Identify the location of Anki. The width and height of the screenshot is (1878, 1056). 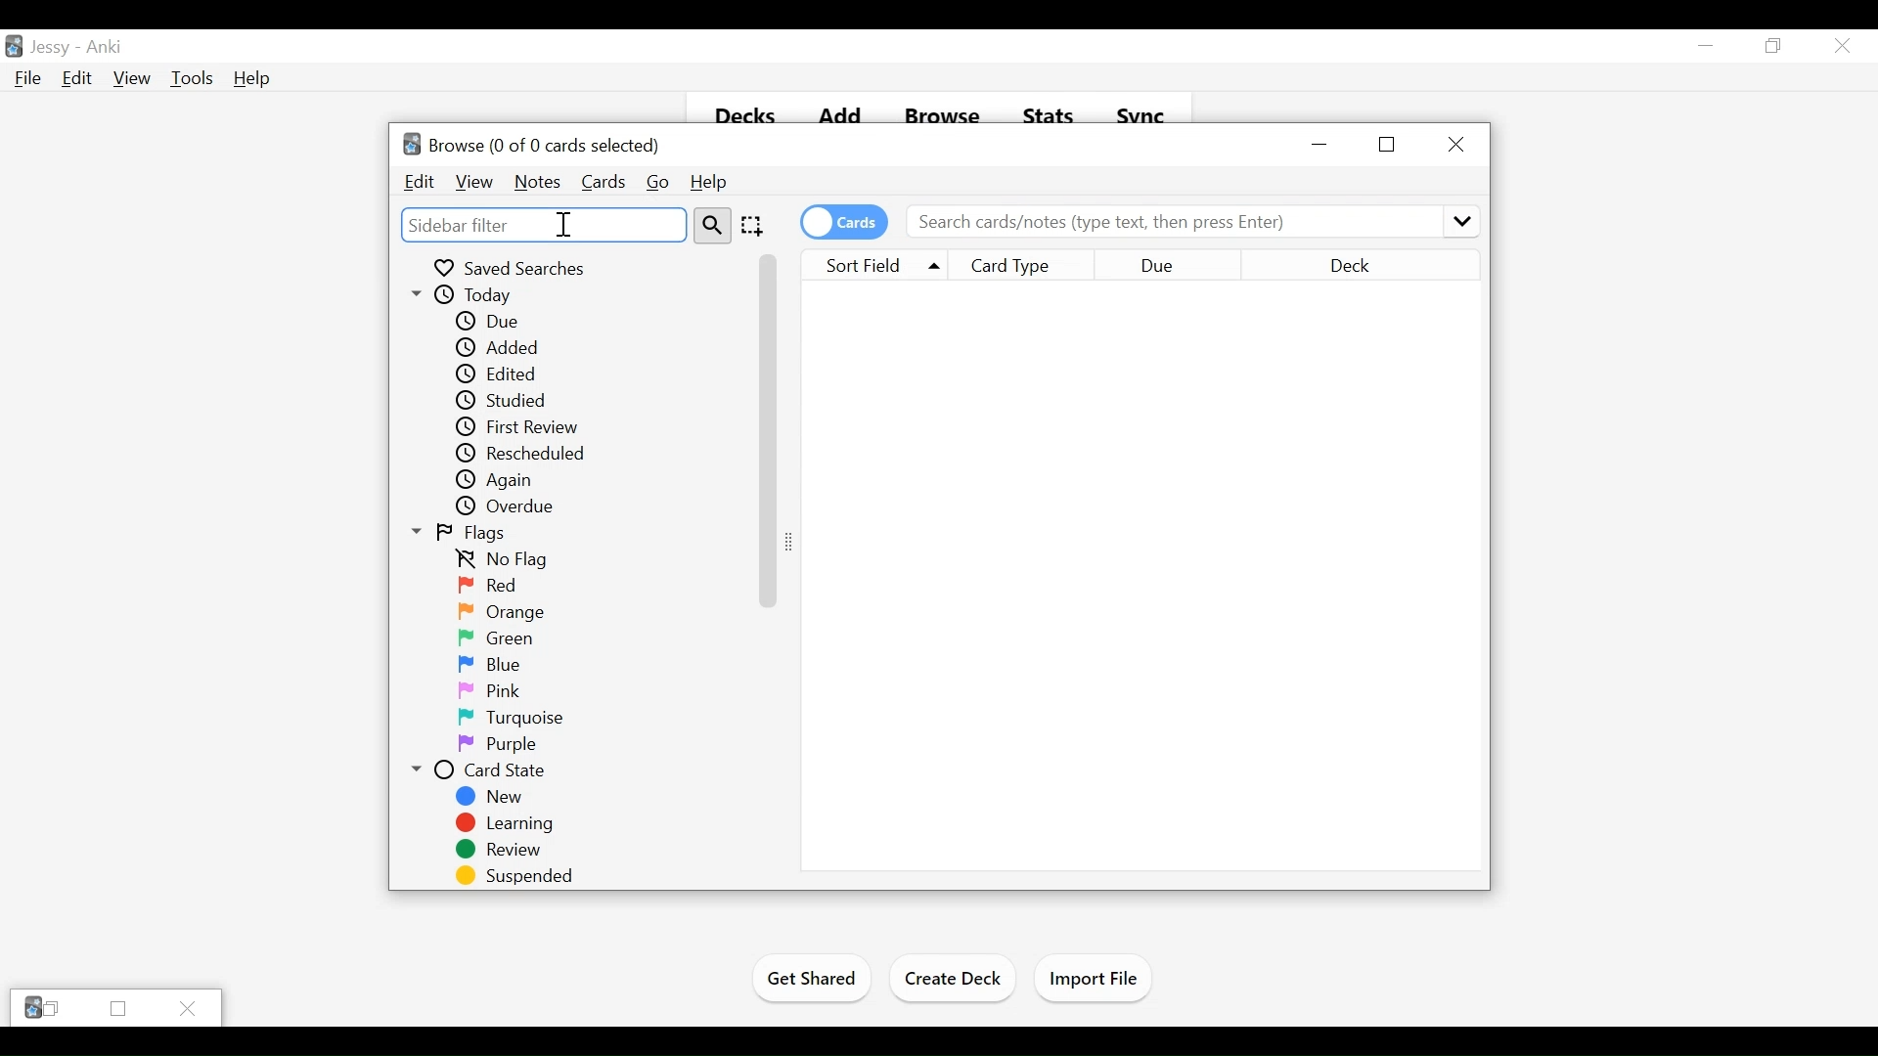
(104, 48).